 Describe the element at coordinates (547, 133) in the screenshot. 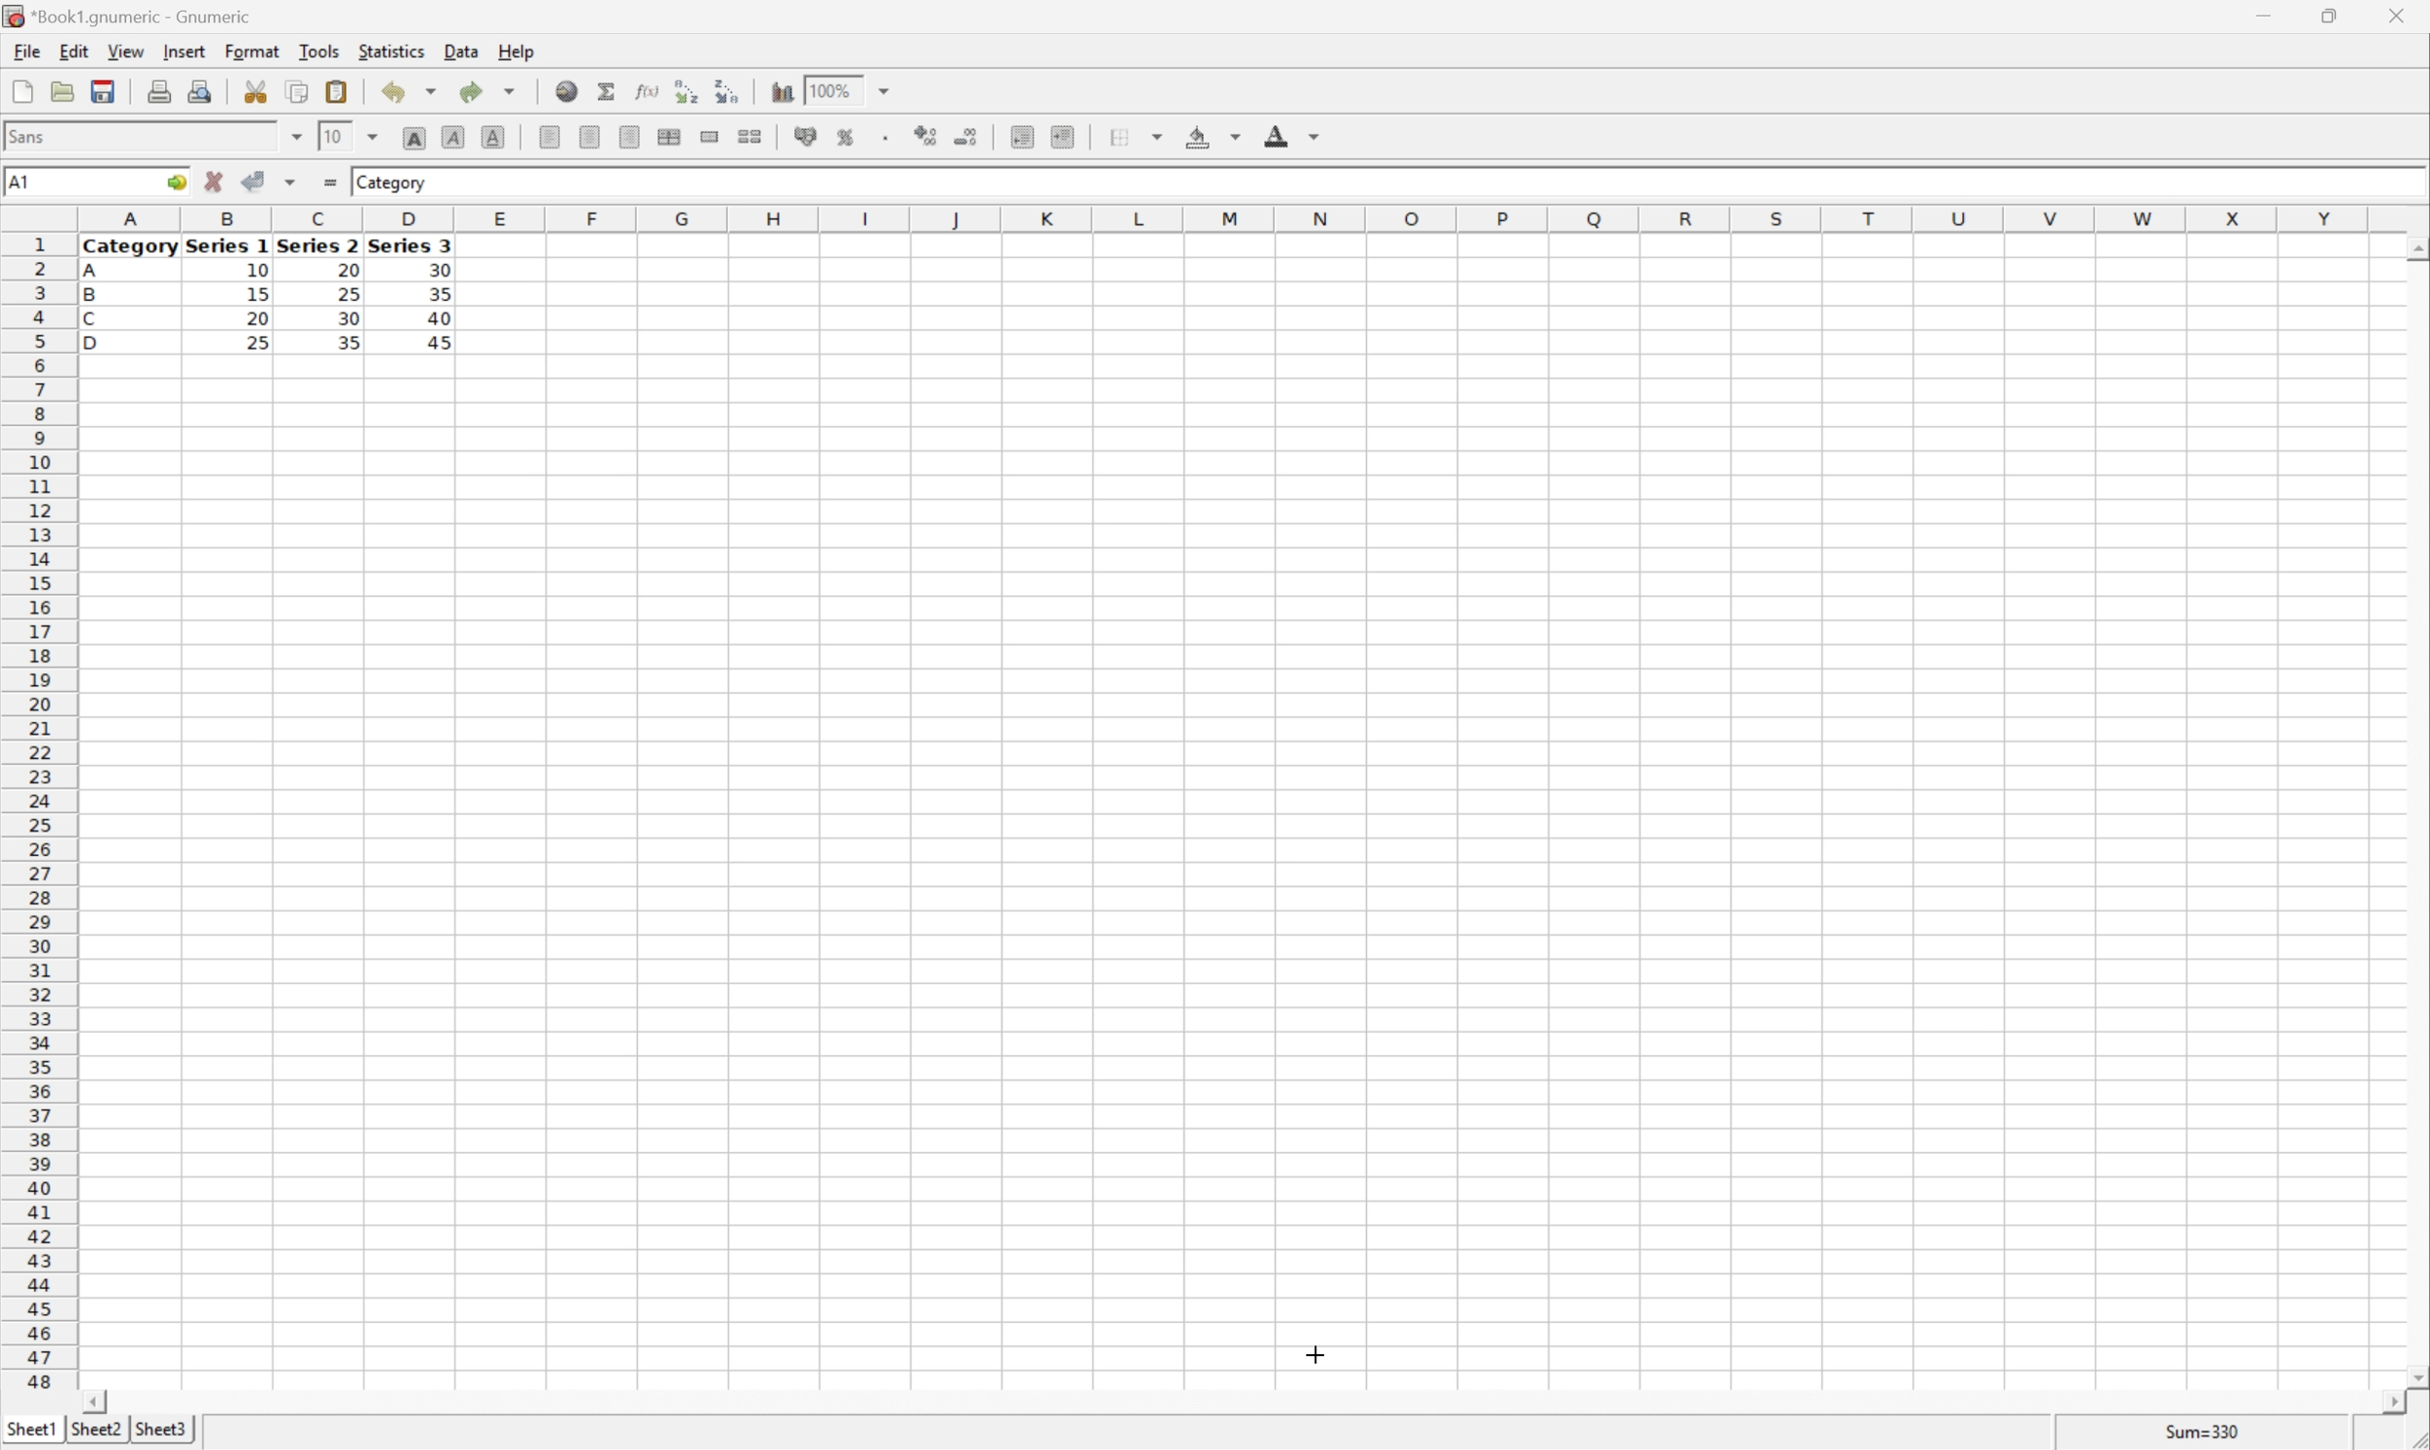

I see `Align Left` at that location.